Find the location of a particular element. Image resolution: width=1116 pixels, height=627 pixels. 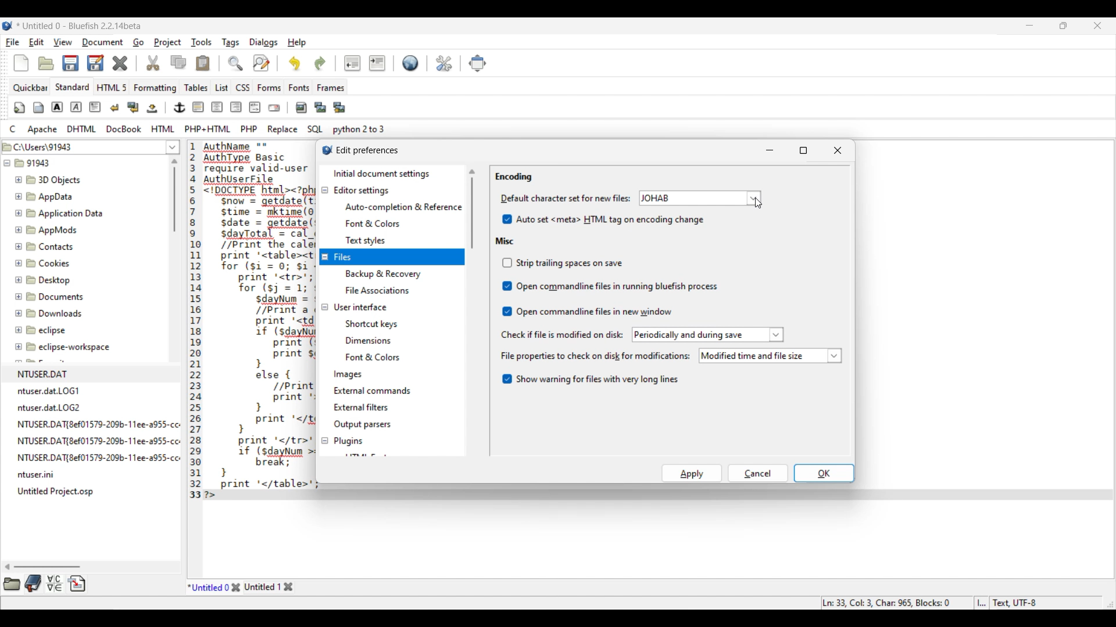

User interface settings is located at coordinates (360, 308).